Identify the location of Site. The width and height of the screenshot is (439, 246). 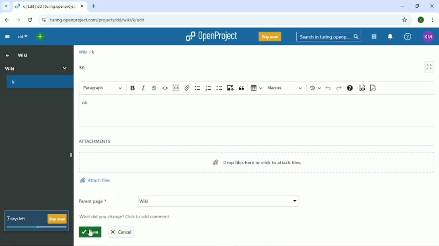
(99, 20).